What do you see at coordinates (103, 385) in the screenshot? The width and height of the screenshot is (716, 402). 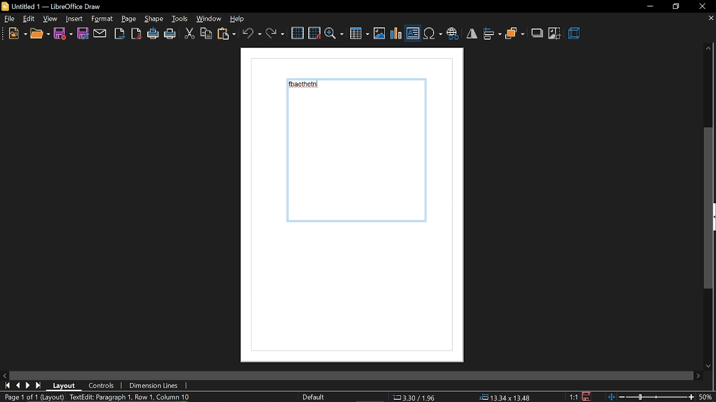 I see `controls` at bounding box center [103, 385].